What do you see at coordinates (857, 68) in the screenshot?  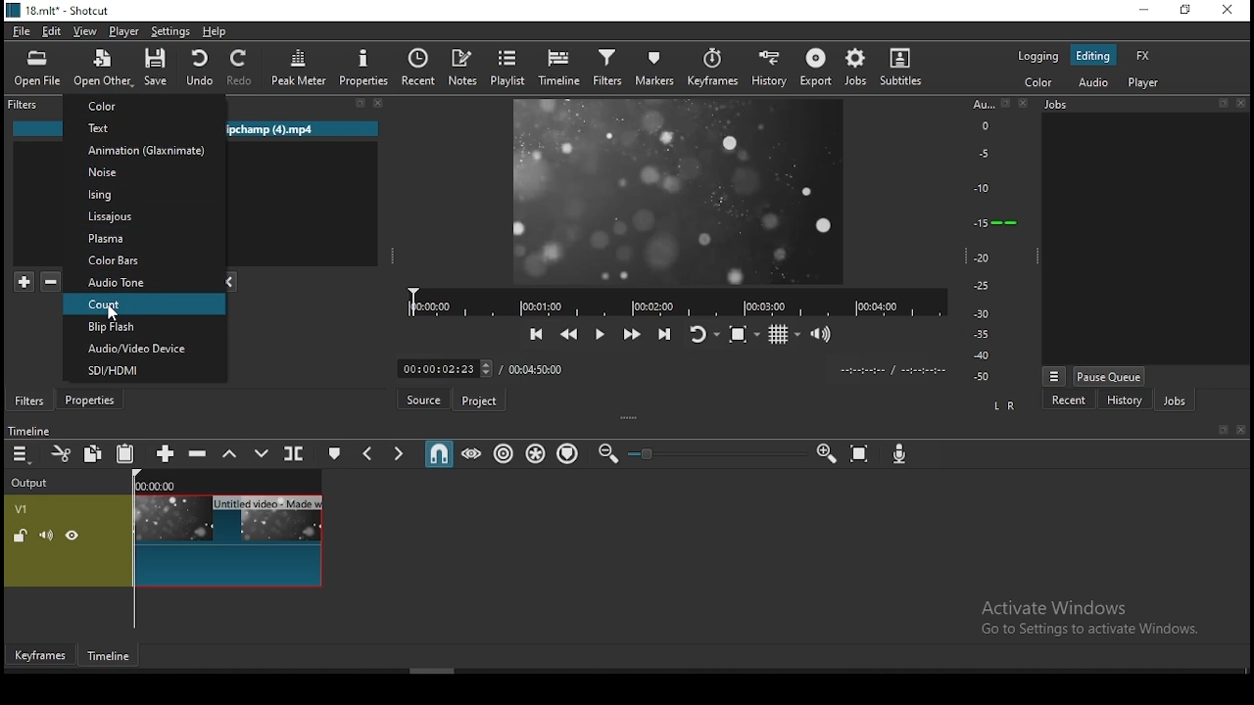 I see `jobs` at bounding box center [857, 68].